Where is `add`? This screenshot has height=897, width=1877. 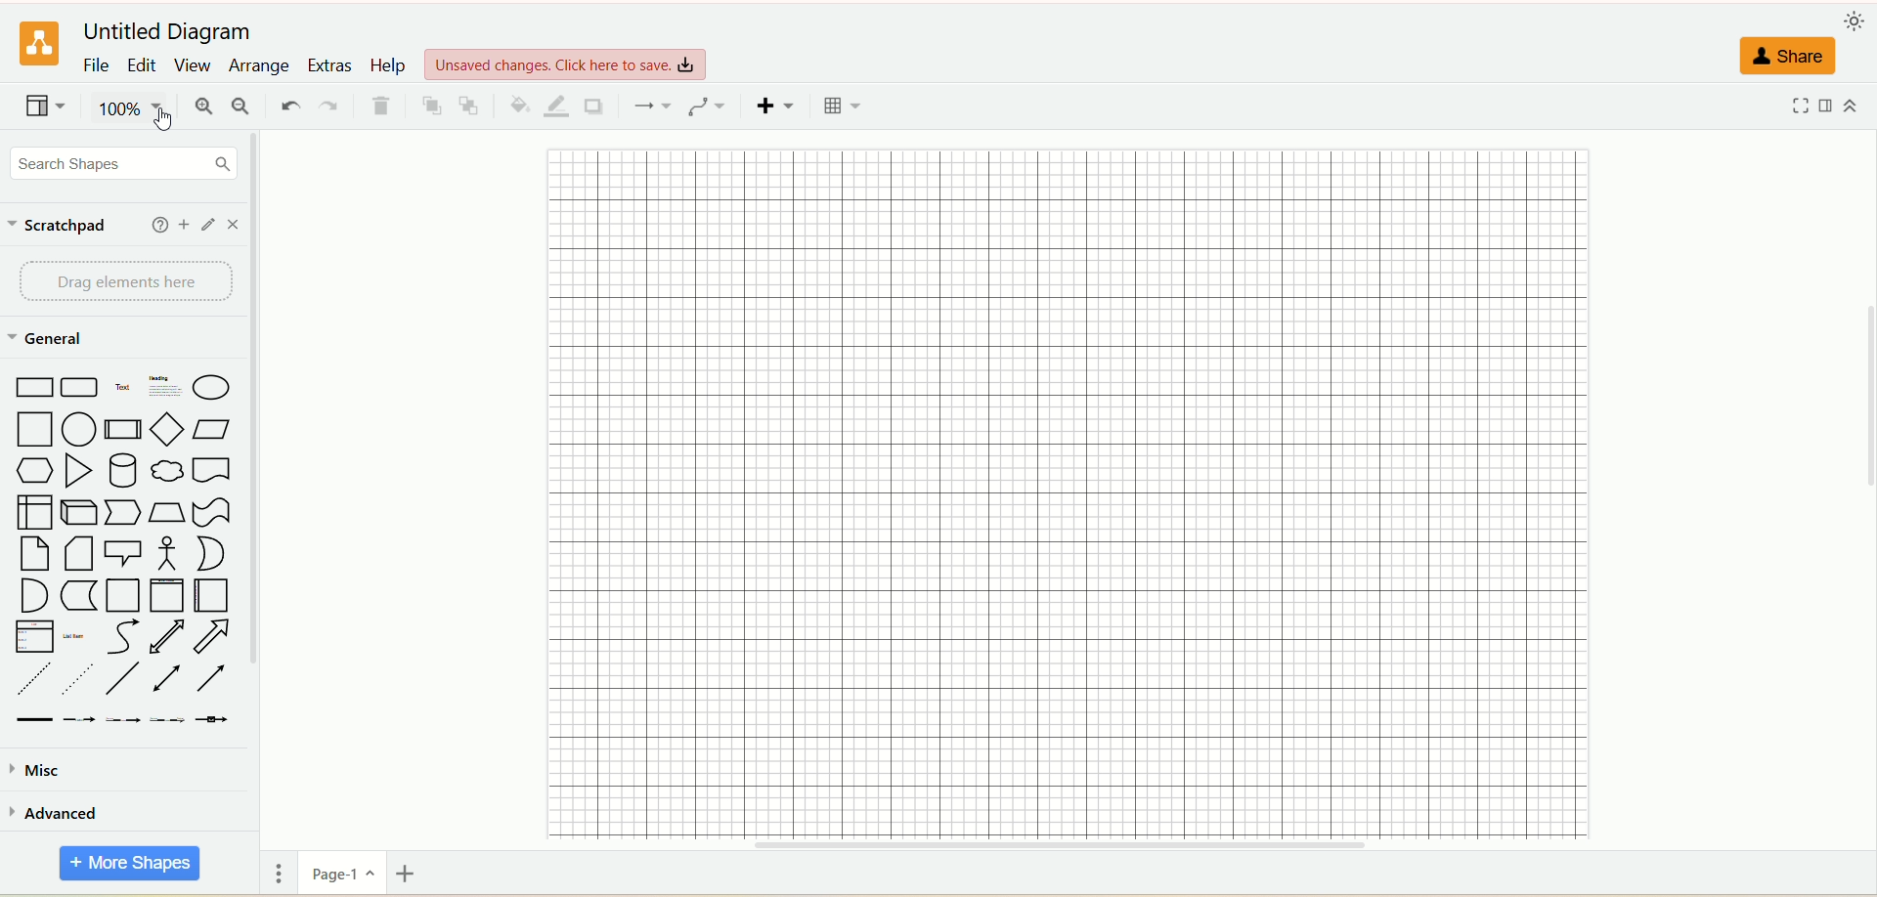
add is located at coordinates (183, 224).